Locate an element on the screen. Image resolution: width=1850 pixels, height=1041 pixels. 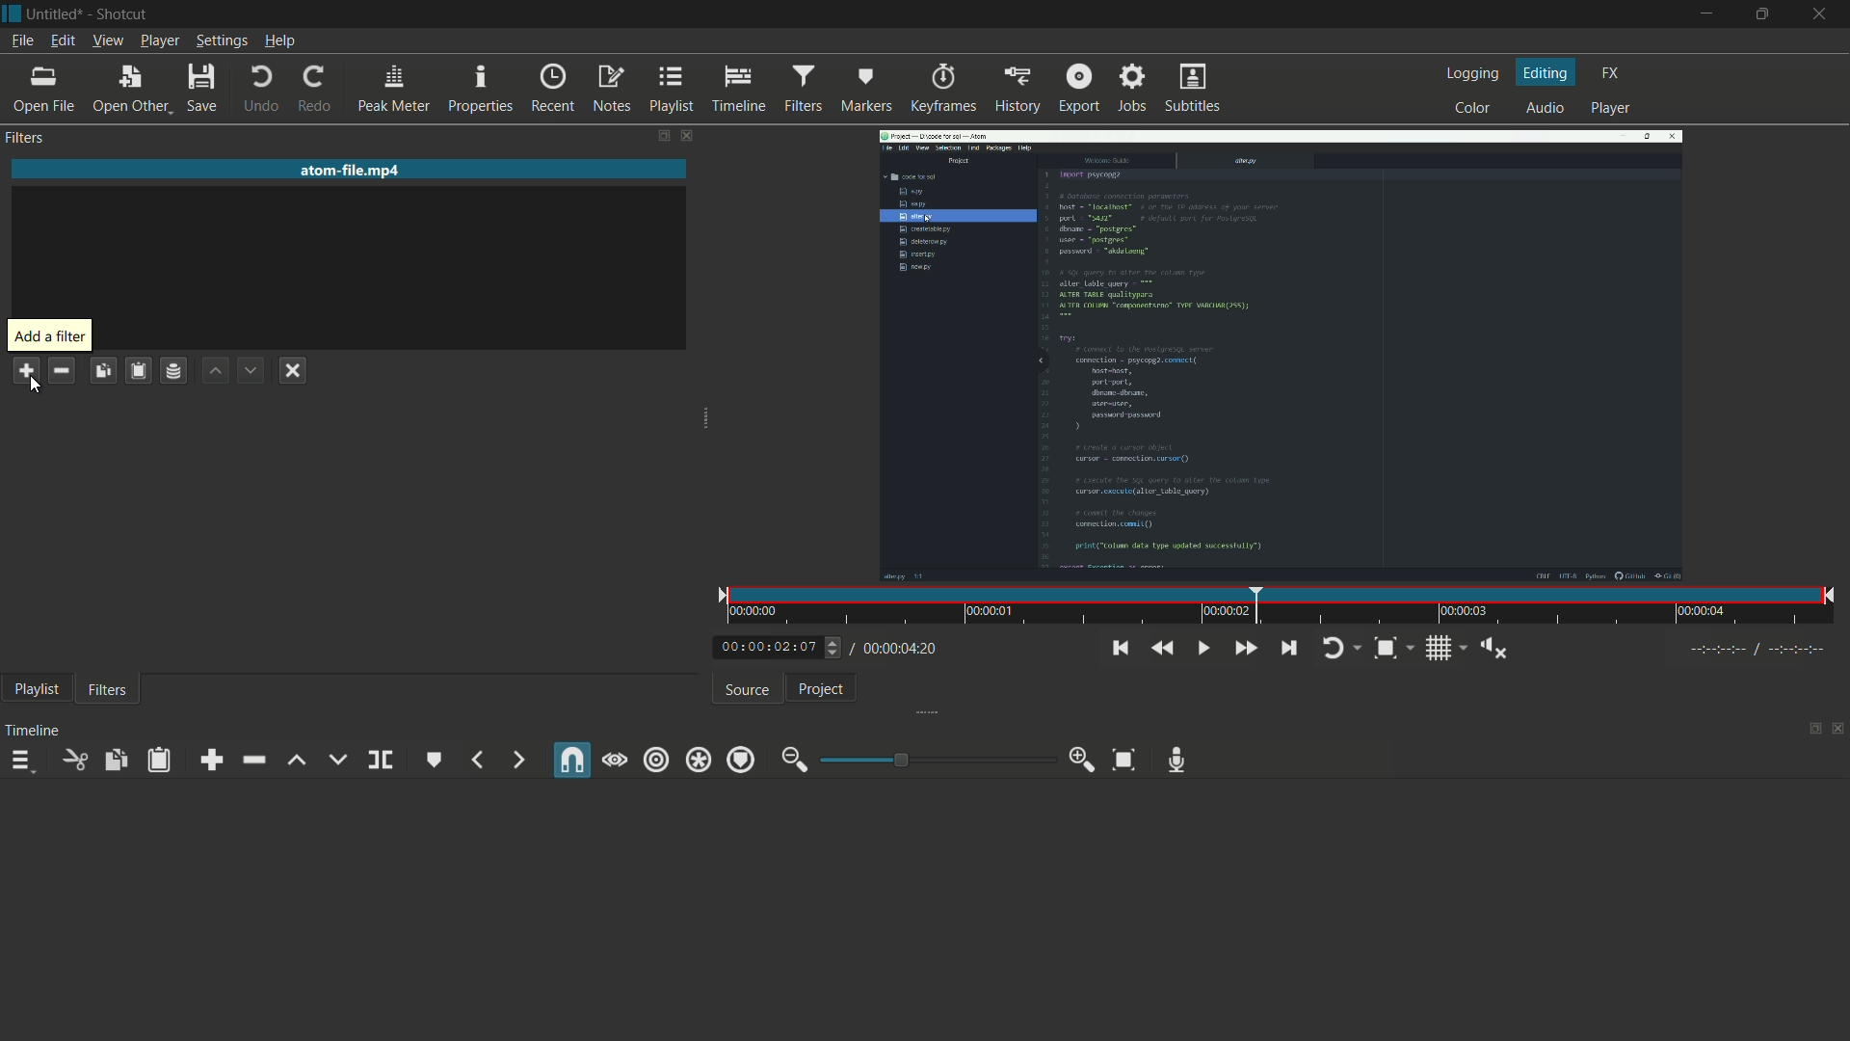
ripple all tracks is located at coordinates (697, 761).